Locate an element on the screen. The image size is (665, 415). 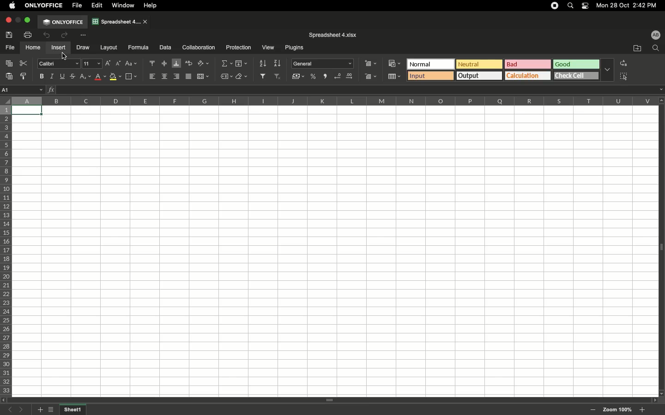
Good is located at coordinates (577, 64).